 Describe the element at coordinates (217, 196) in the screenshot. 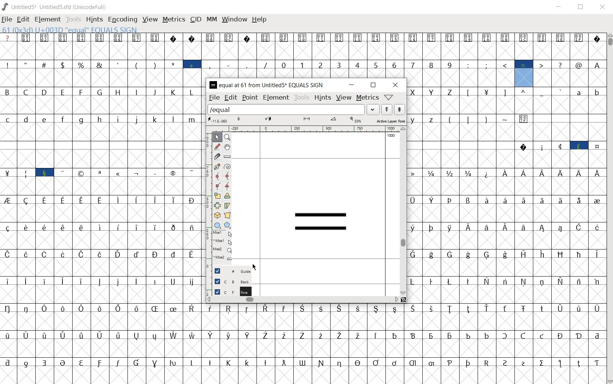

I see `scale the selection` at that location.